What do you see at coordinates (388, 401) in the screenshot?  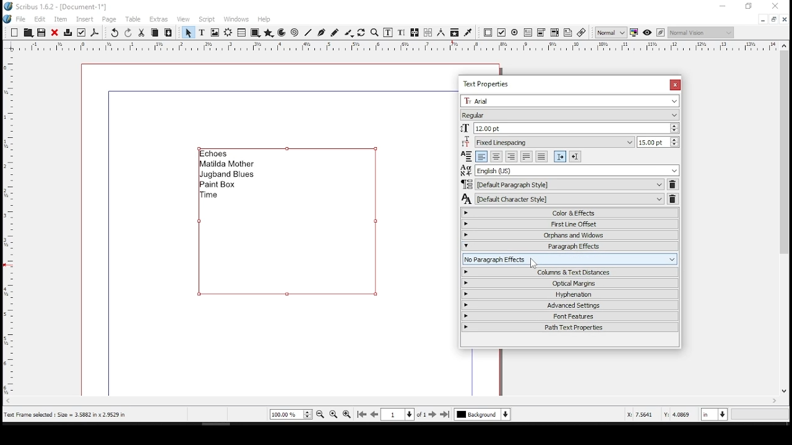 I see `scroll bar` at bounding box center [388, 401].